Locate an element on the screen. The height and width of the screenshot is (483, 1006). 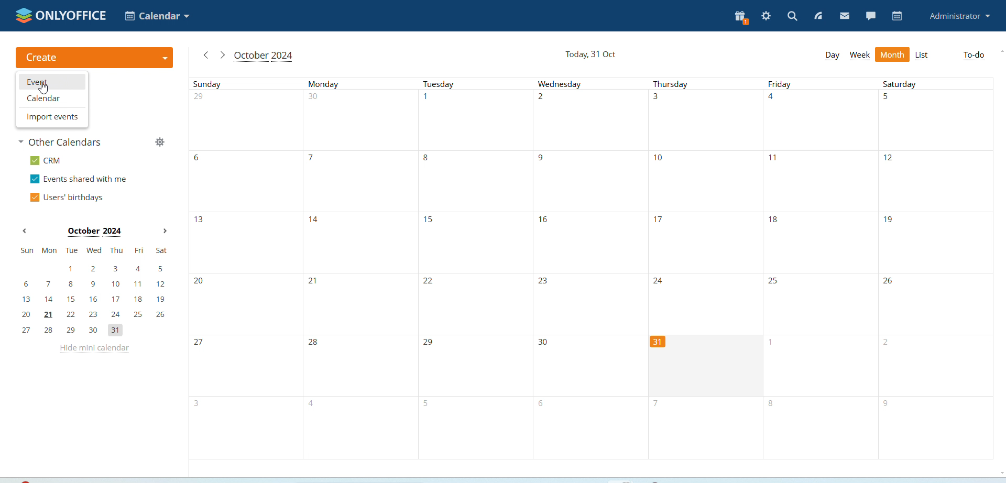
cursor is located at coordinates (42, 87).